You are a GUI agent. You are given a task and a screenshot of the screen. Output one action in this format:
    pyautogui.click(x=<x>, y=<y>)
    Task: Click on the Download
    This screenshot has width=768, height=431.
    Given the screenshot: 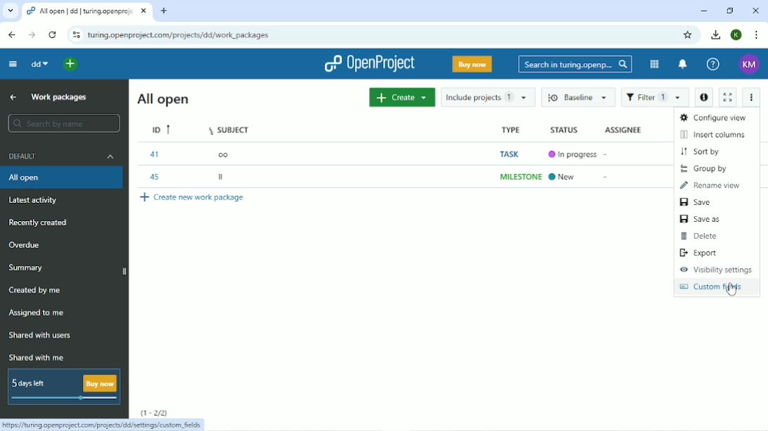 What is the action you would take?
    pyautogui.click(x=715, y=34)
    